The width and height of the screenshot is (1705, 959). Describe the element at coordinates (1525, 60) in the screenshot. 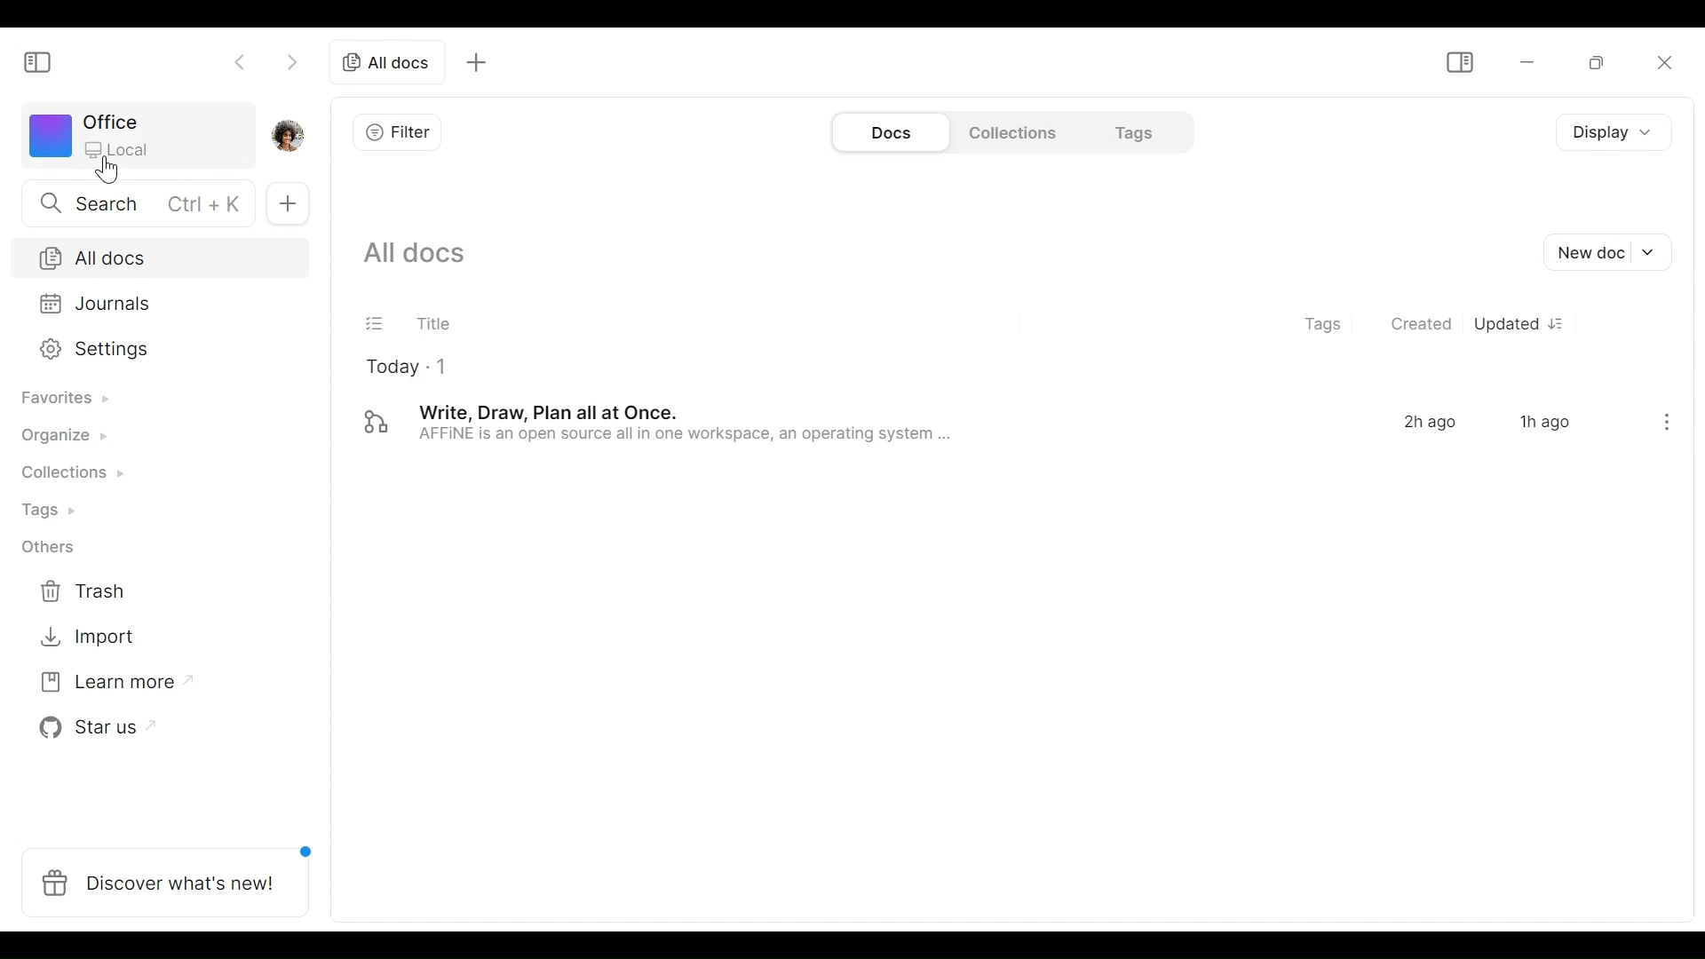

I see `minimize` at that location.